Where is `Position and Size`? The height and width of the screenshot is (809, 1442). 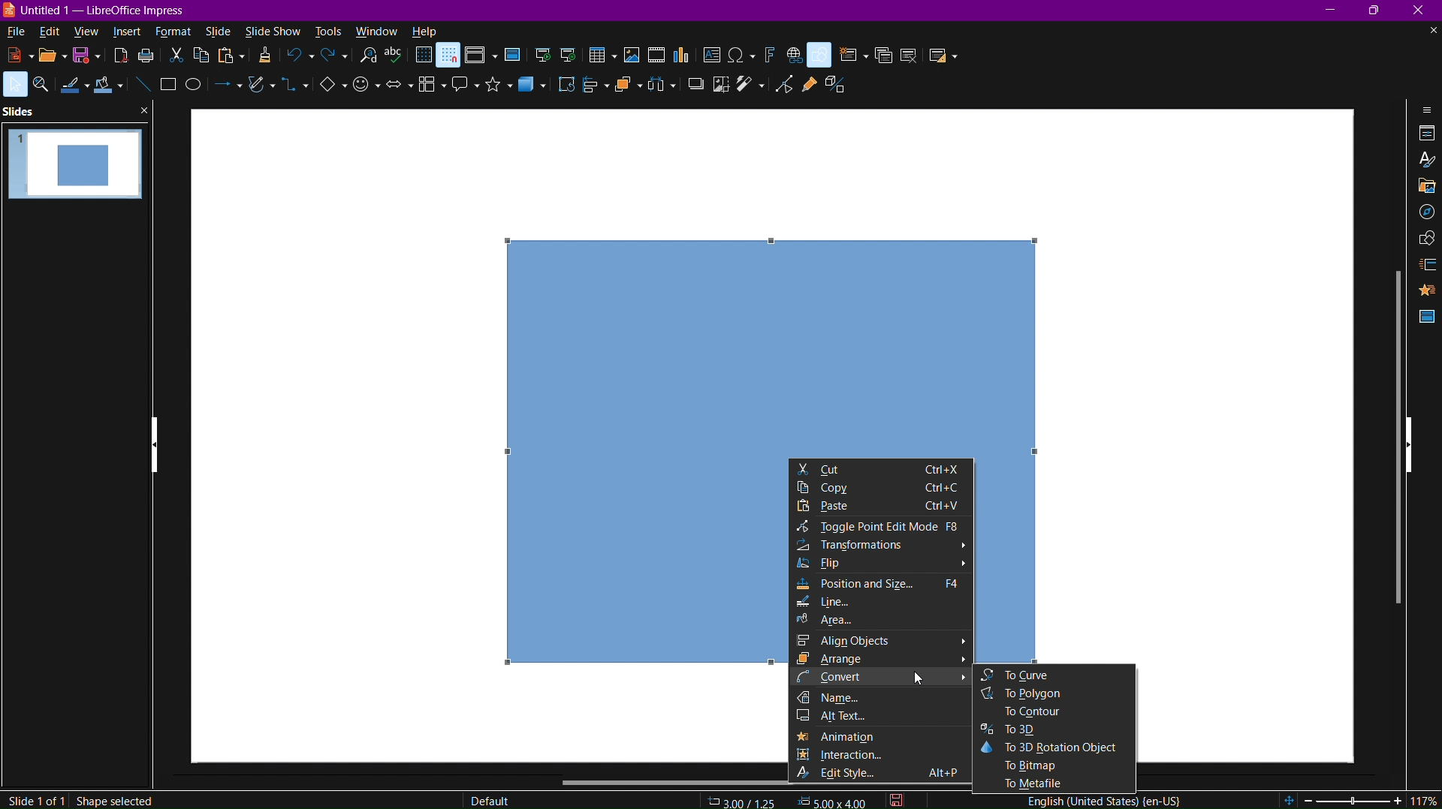
Position and Size is located at coordinates (882, 585).